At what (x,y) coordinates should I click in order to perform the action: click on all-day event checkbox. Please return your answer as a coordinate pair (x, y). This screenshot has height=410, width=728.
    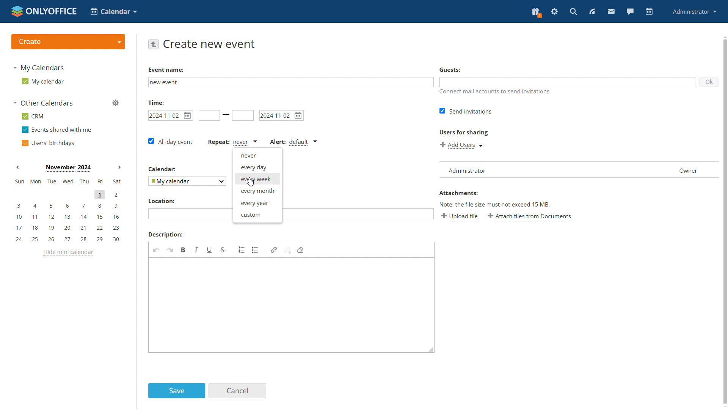
    Looking at the image, I should click on (171, 142).